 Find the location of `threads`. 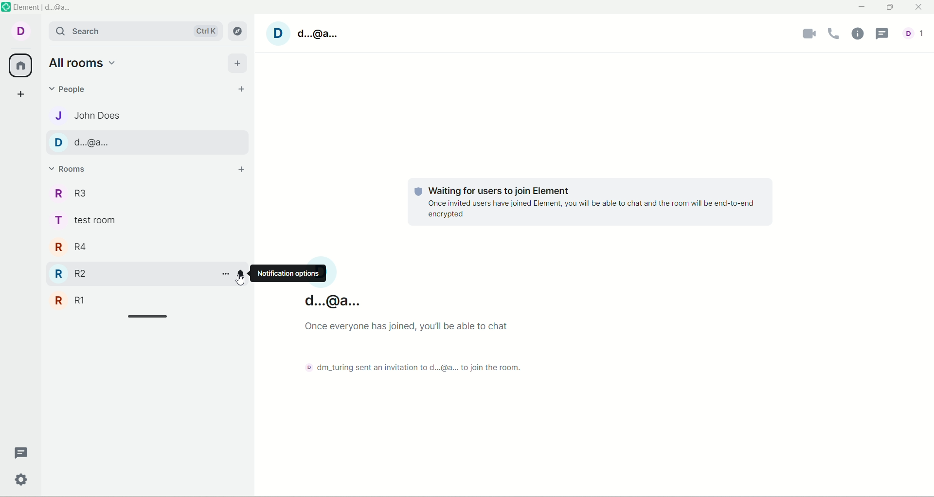

threads is located at coordinates (19, 451).